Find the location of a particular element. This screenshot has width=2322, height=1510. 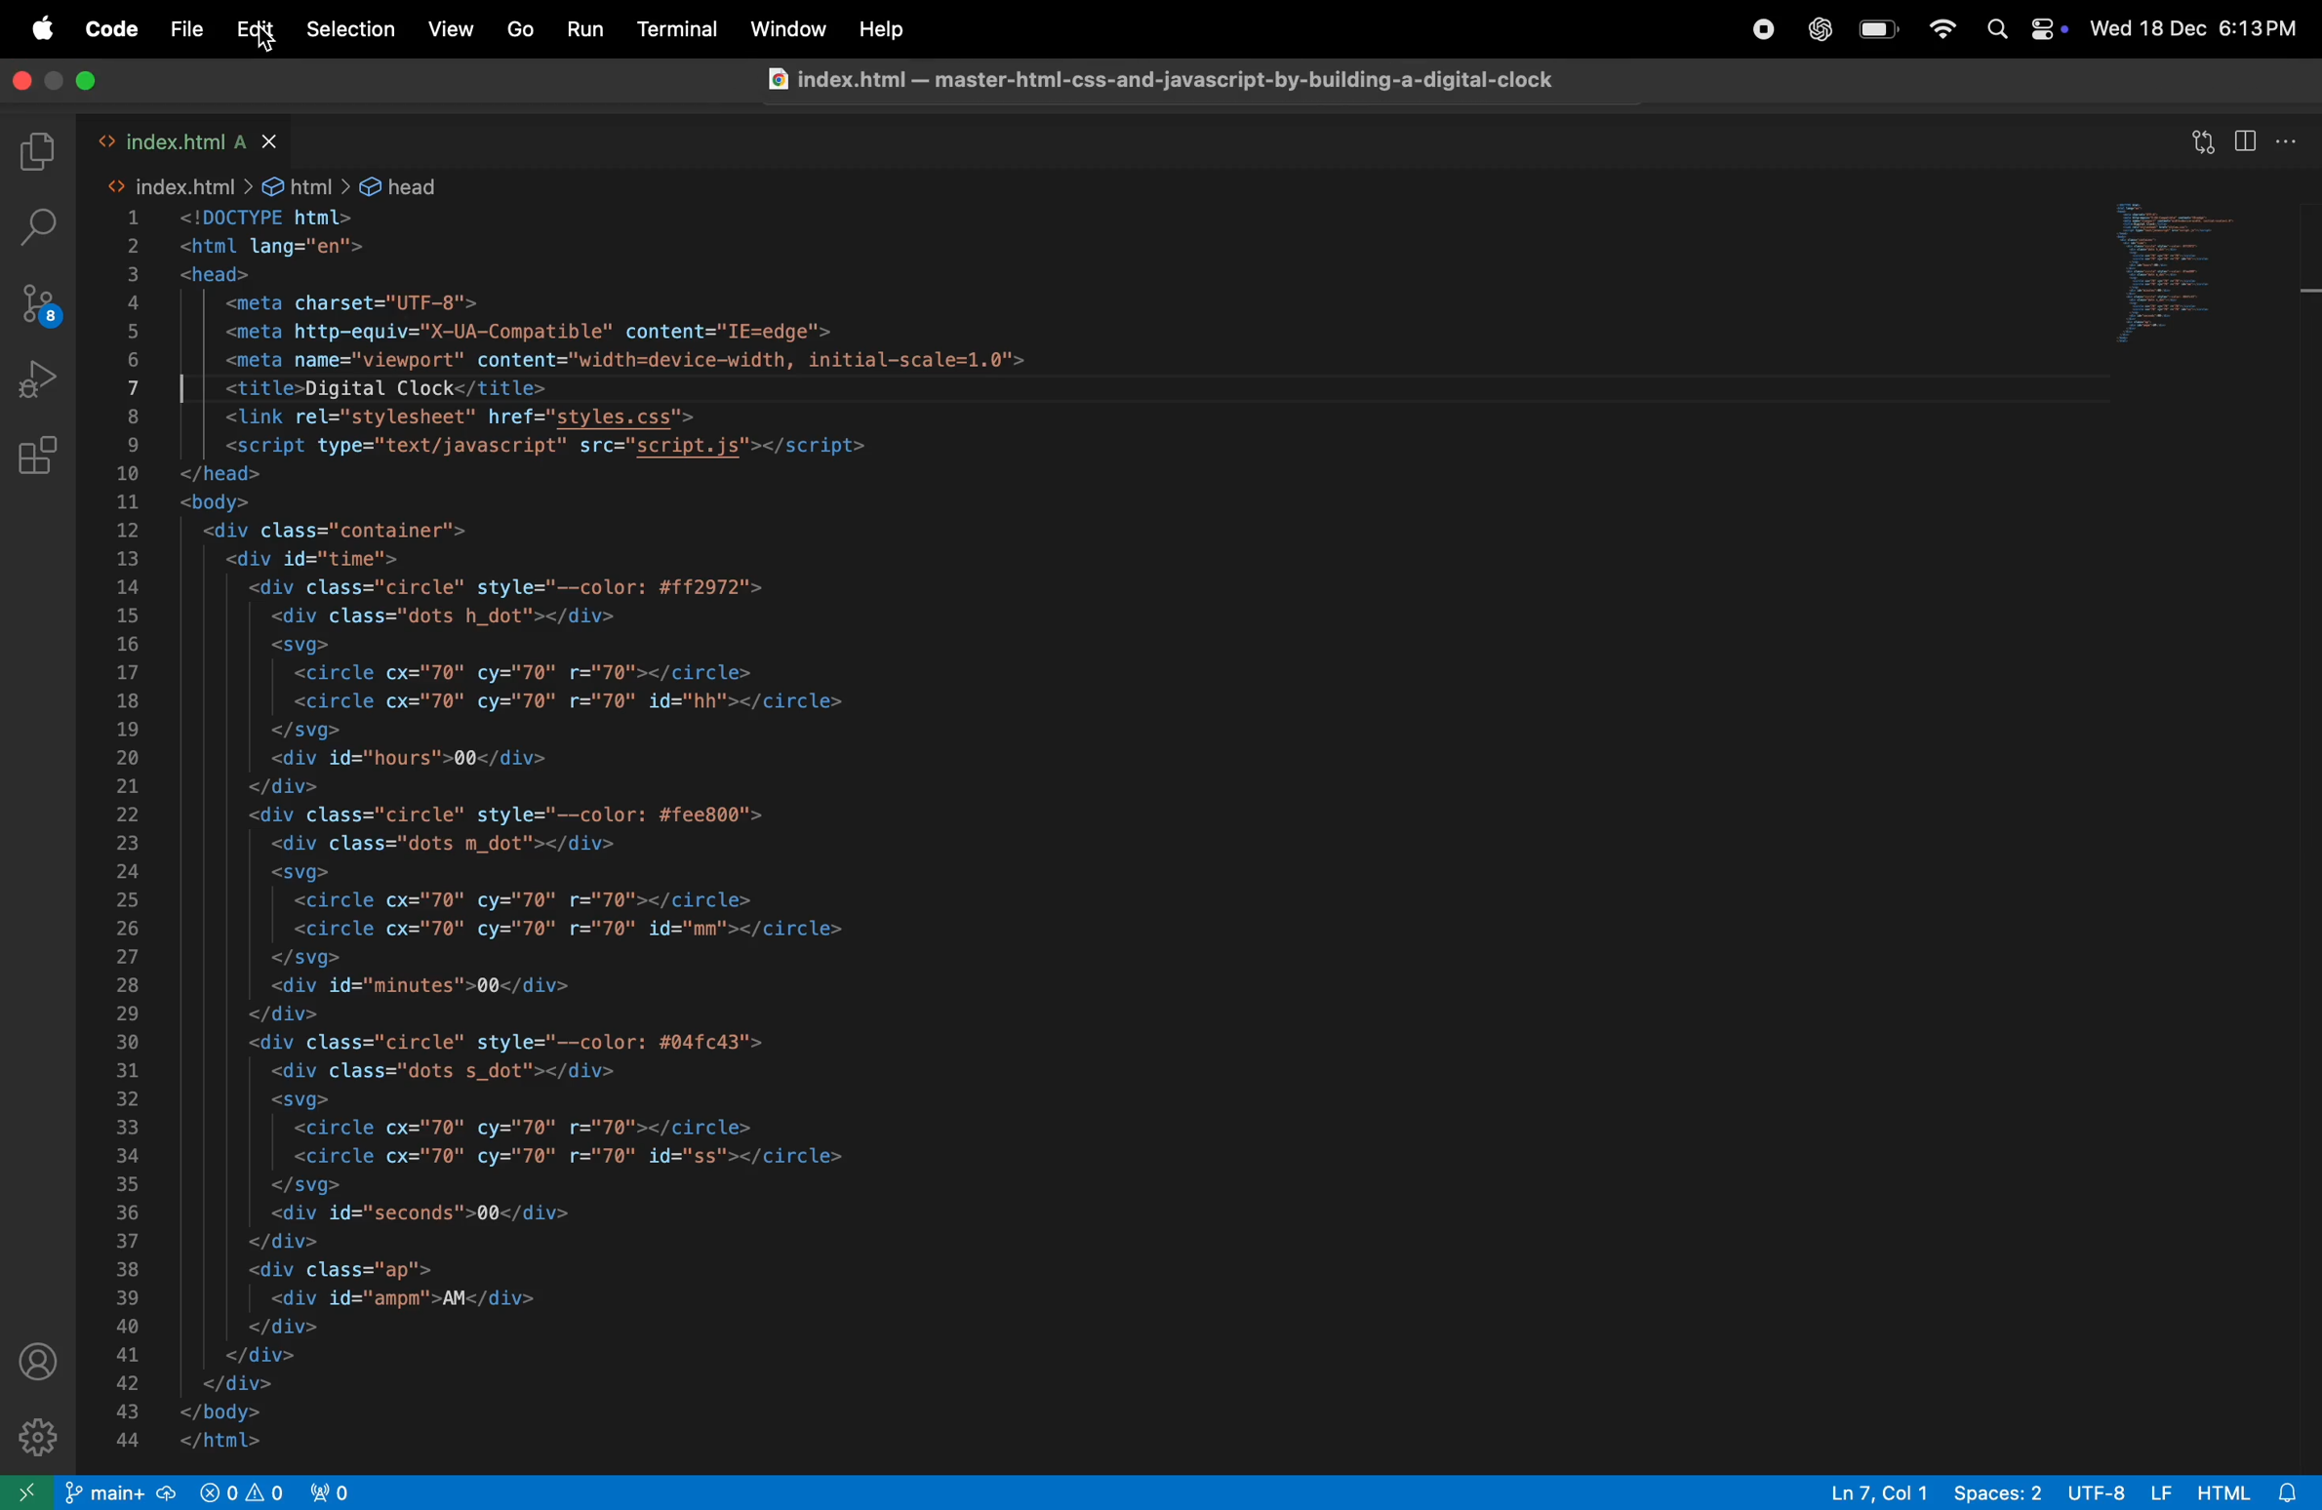

close is located at coordinates (31, 81).